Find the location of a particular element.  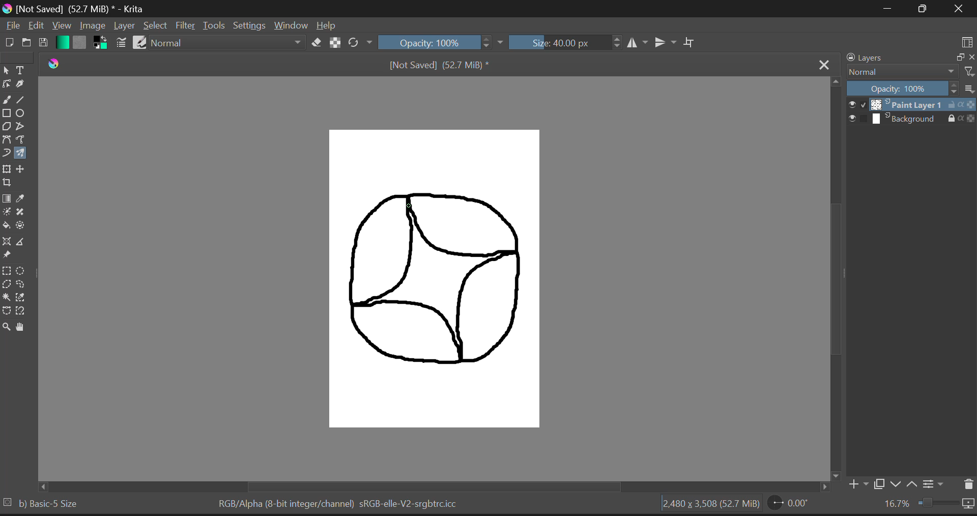

Smart Patch Tool is located at coordinates (23, 212).